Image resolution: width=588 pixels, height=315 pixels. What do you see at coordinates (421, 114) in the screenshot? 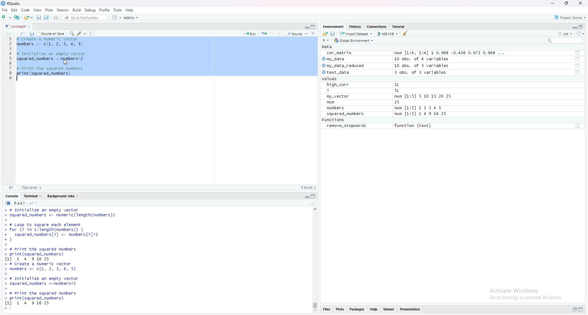
I see `num [1:5] 1 4 9 16 25` at bounding box center [421, 114].